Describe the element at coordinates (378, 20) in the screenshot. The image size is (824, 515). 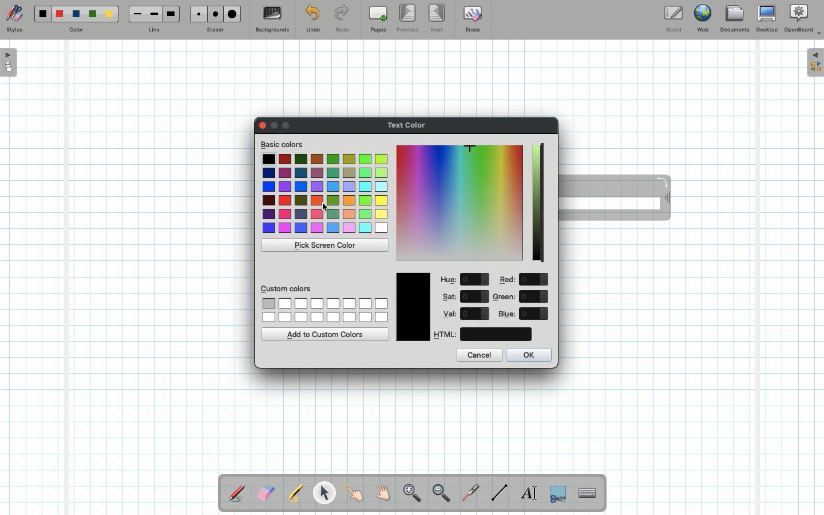
I see `Pages` at that location.